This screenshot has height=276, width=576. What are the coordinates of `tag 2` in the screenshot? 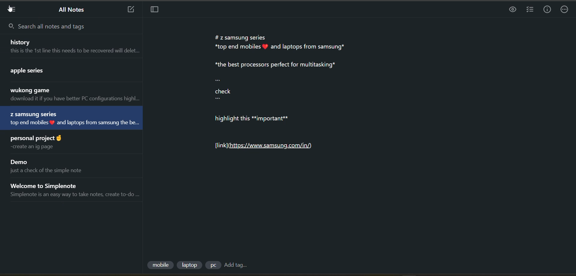 It's located at (190, 266).